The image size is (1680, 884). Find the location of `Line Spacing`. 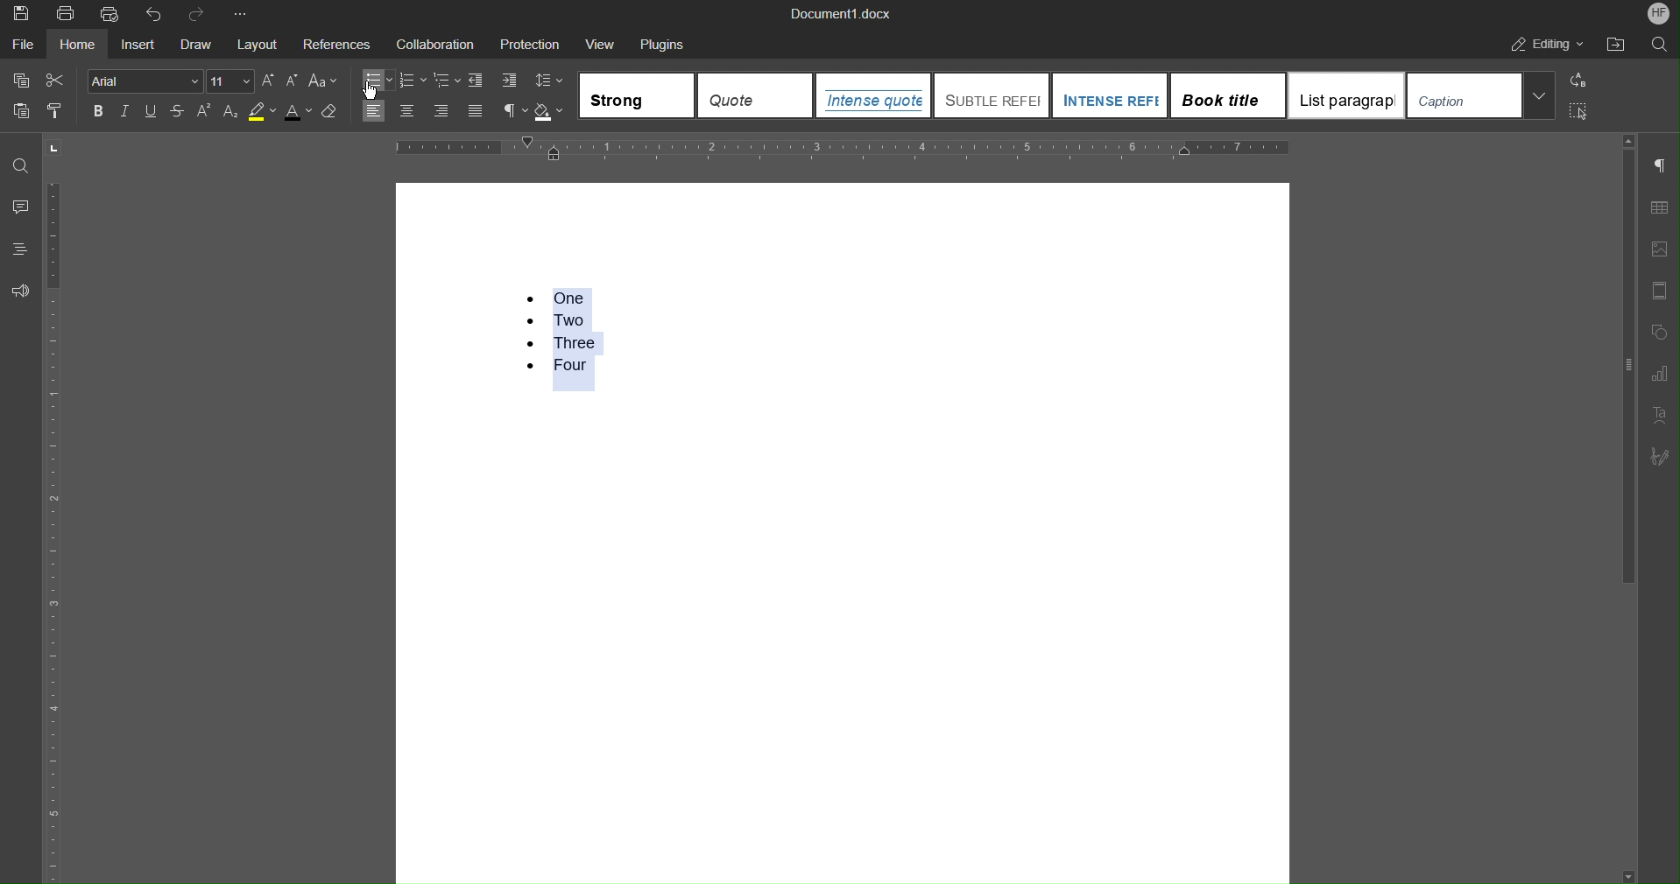

Line Spacing is located at coordinates (550, 81).